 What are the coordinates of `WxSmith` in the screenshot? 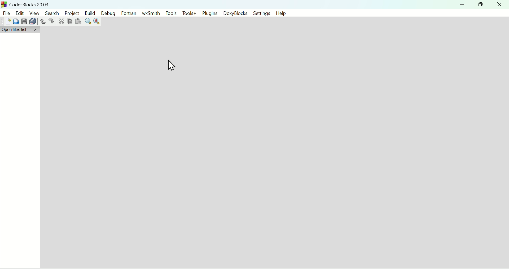 It's located at (150, 13).